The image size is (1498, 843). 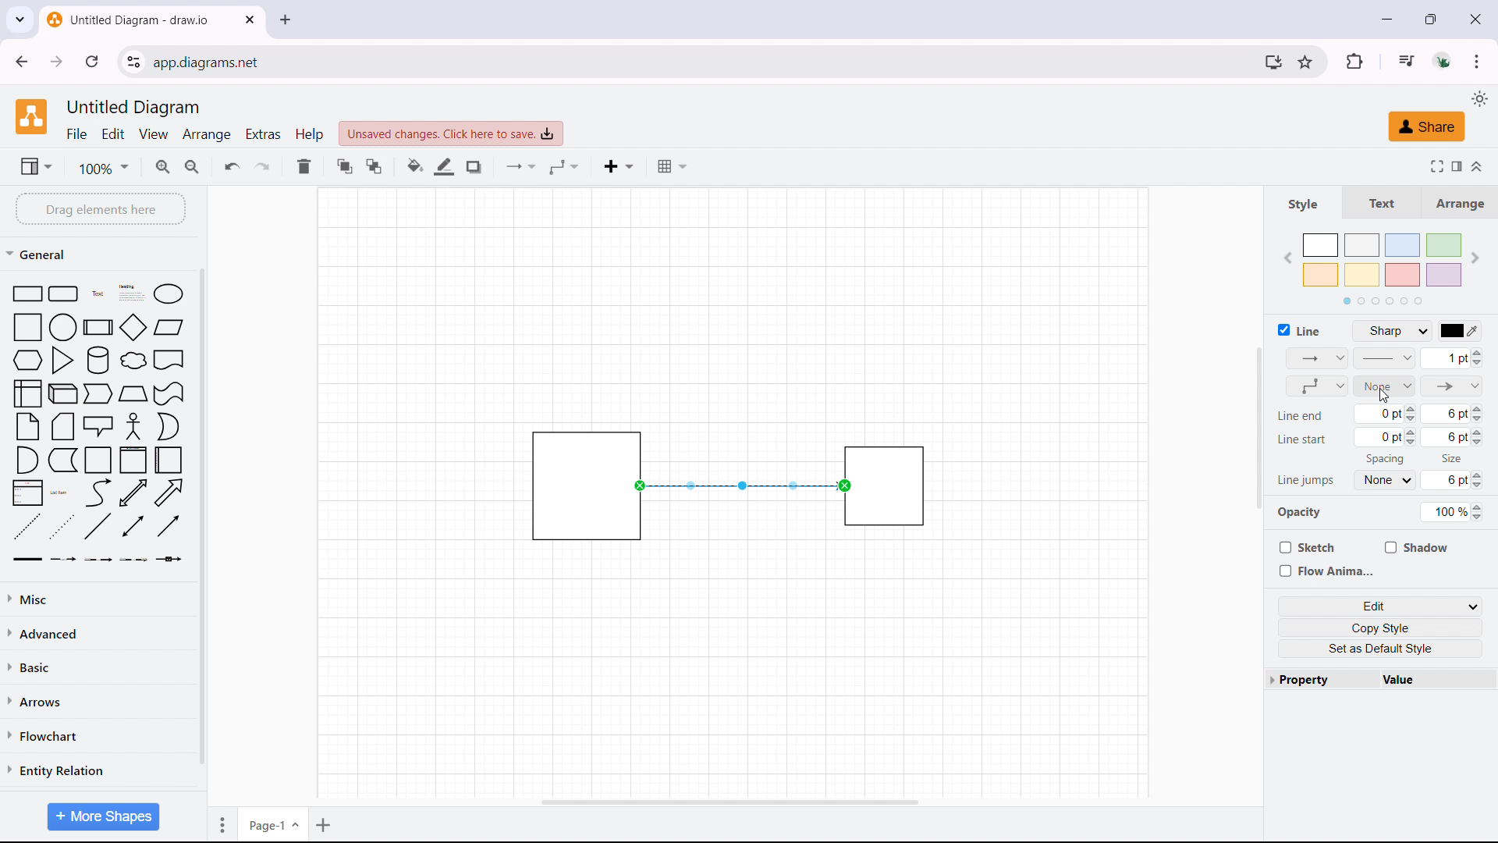 I want to click on object 1, so click(x=565, y=485).